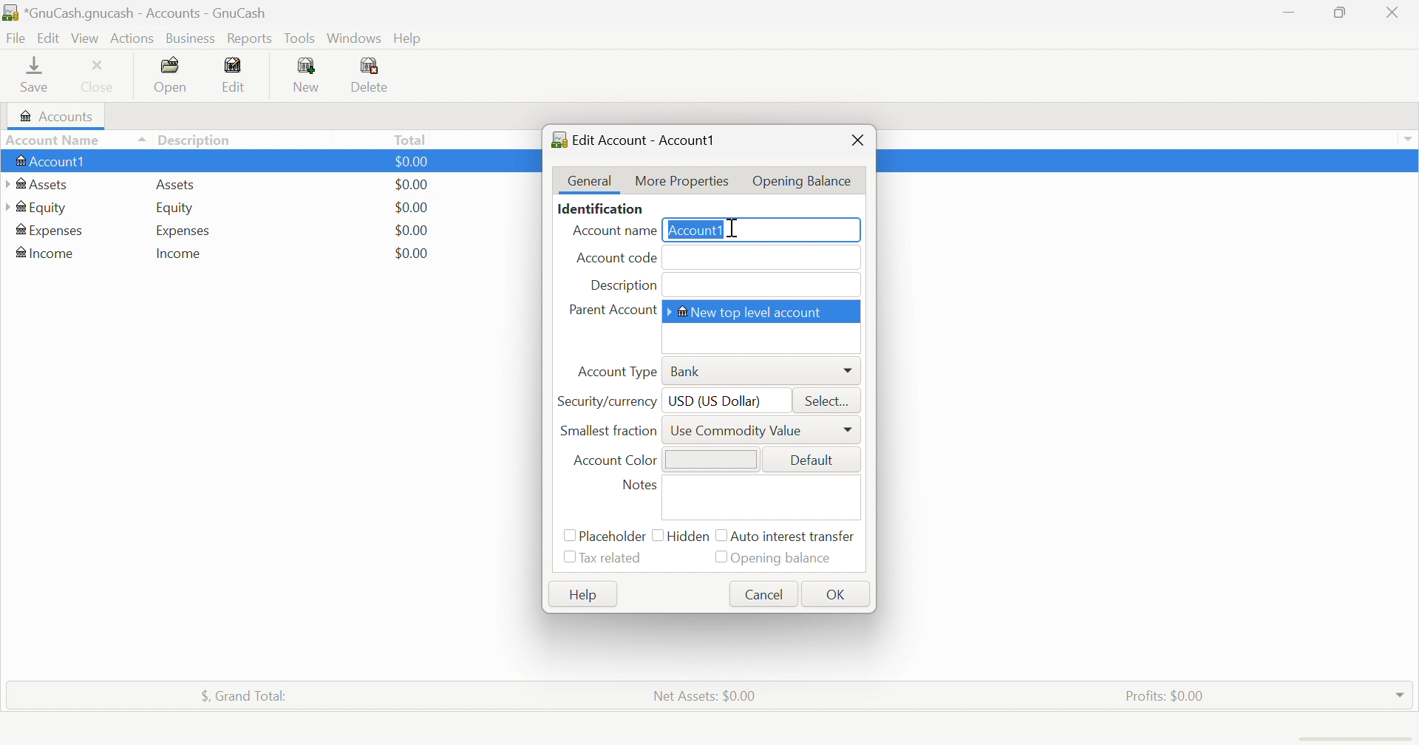 The width and height of the screenshot is (1419, 745). Describe the element at coordinates (77, 141) in the screenshot. I see `Account Name` at that location.